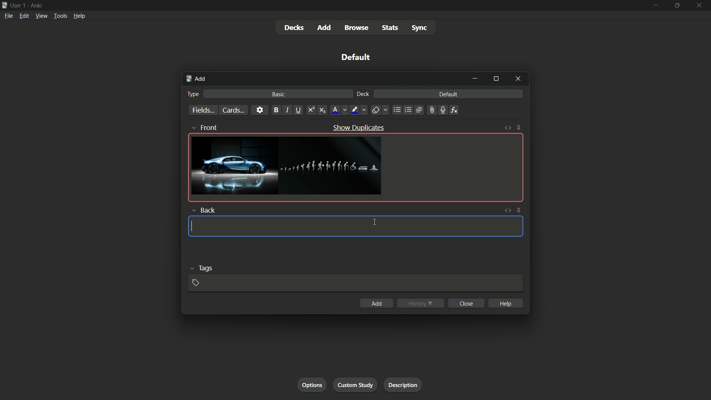 The image size is (711, 400). What do you see at coordinates (288, 110) in the screenshot?
I see `italic` at bounding box center [288, 110].